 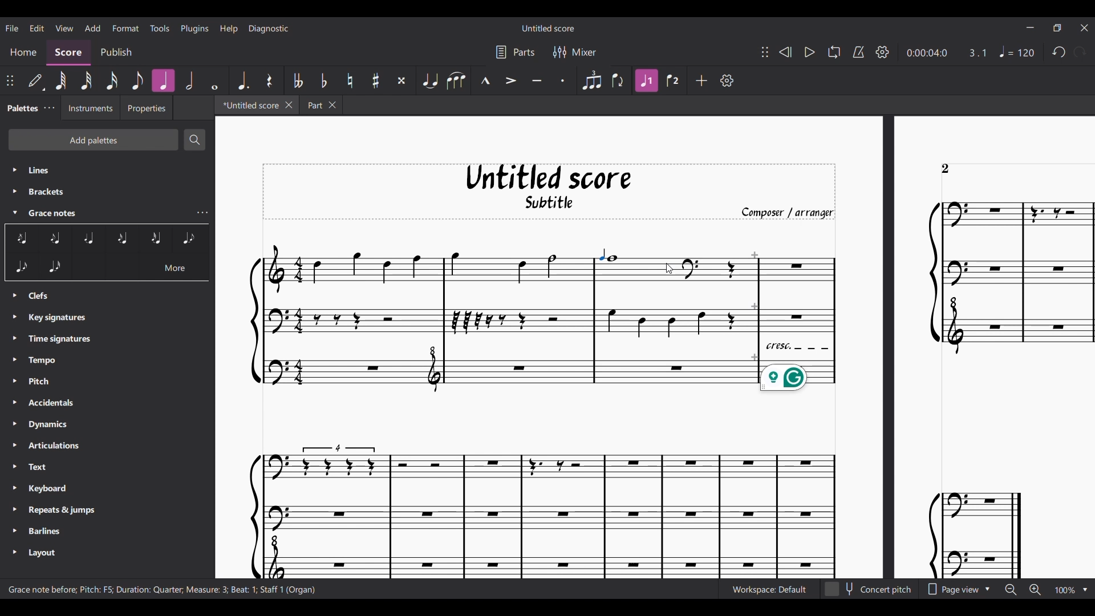 What do you see at coordinates (163, 590) in the screenshot?
I see `Description of current selection` at bounding box center [163, 590].